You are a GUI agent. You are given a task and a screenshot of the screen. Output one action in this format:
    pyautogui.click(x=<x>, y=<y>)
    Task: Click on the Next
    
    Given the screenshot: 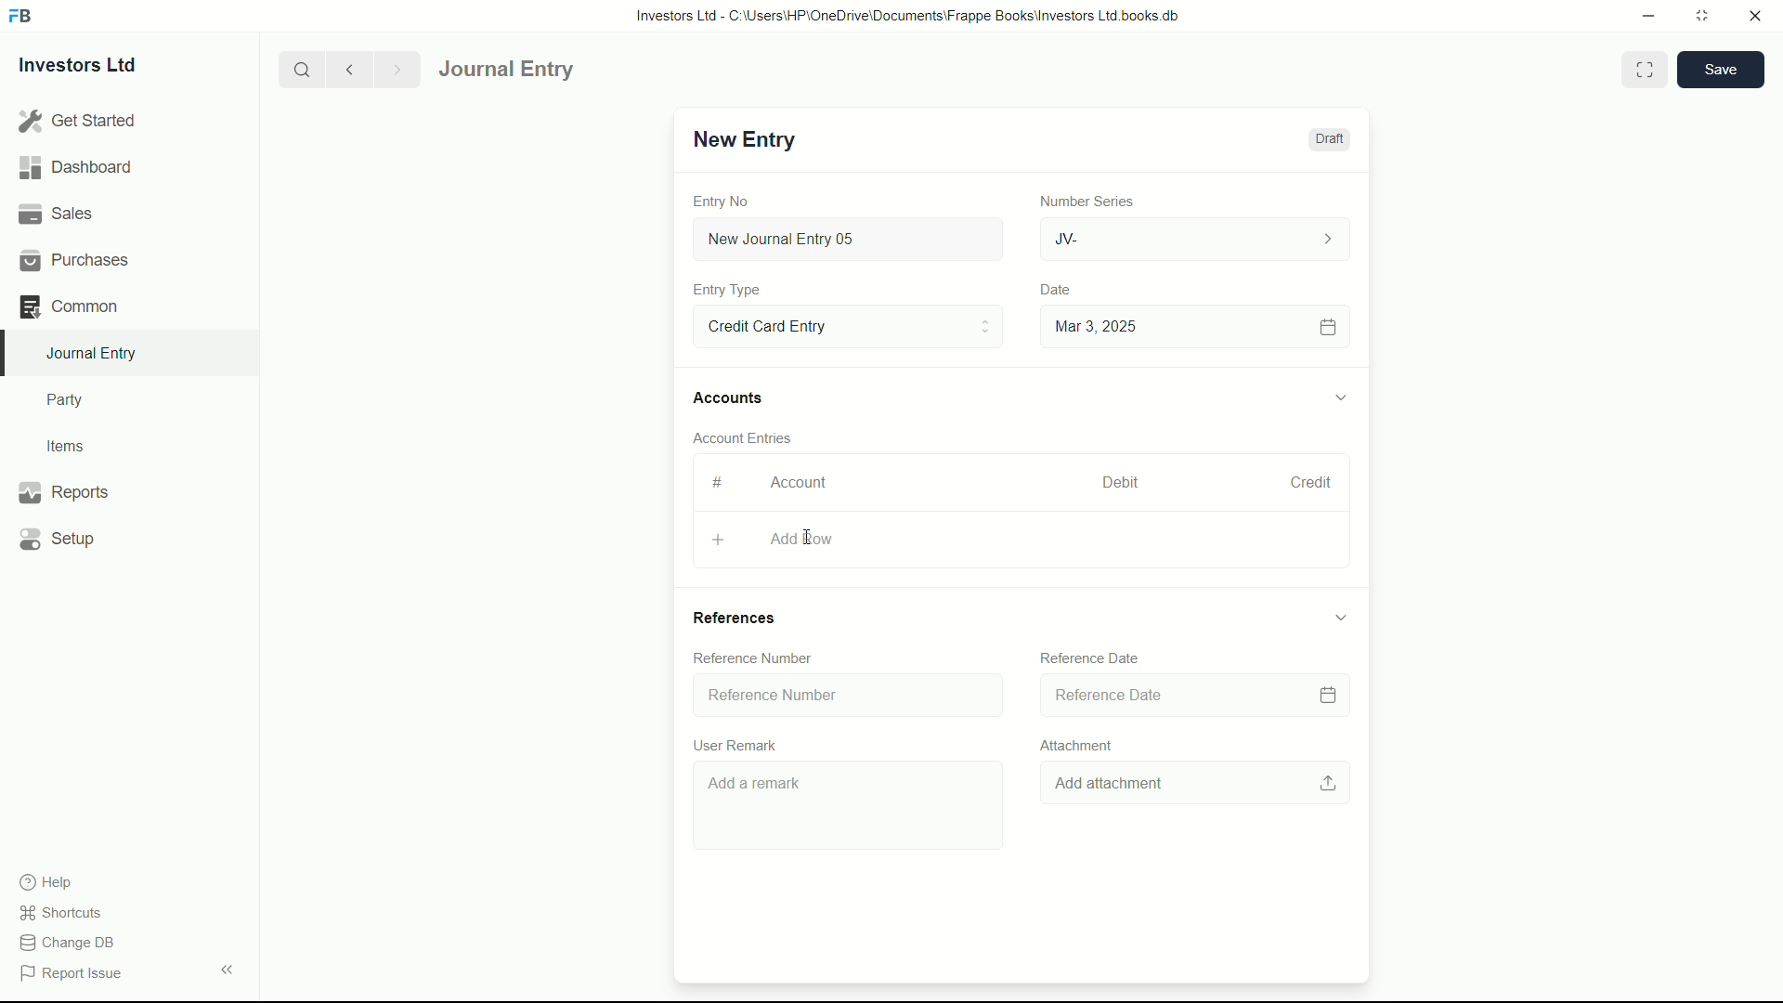 What is the action you would take?
    pyautogui.click(x=394, y=69)
    